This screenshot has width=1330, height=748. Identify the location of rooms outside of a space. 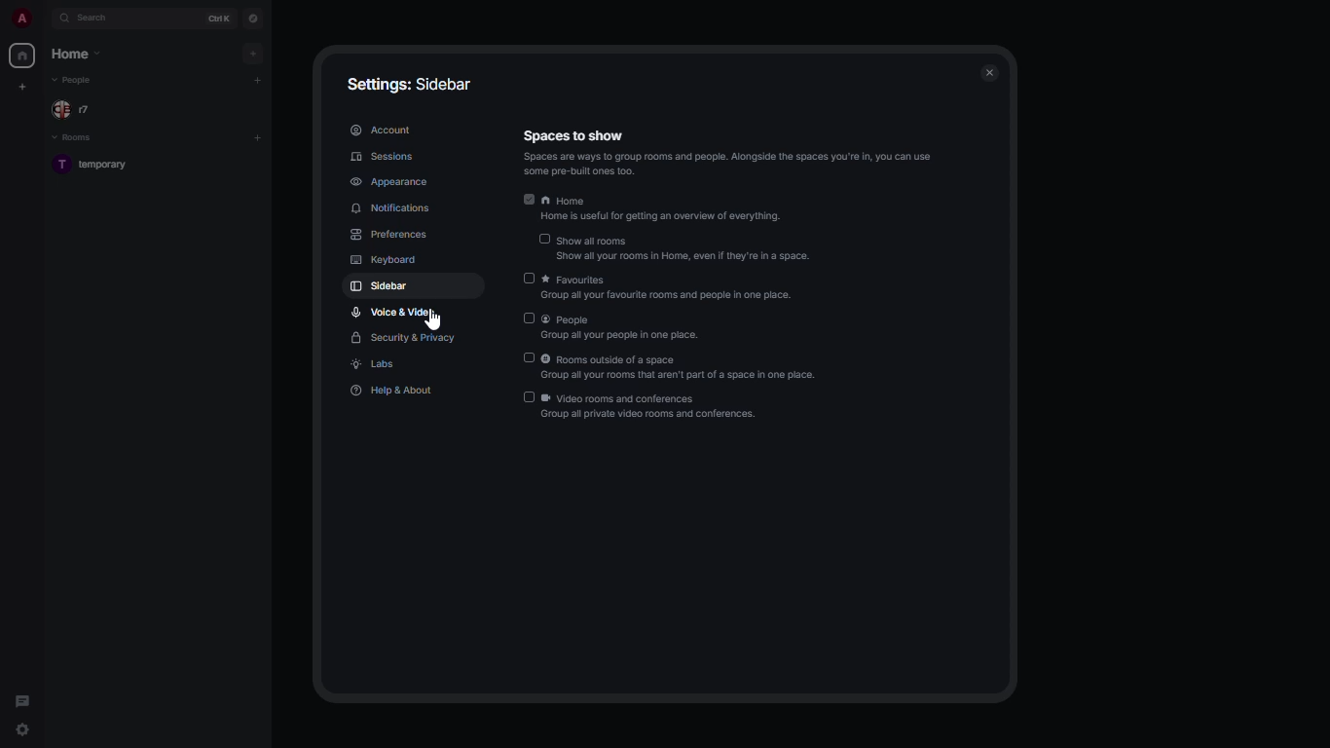
(672, 358).